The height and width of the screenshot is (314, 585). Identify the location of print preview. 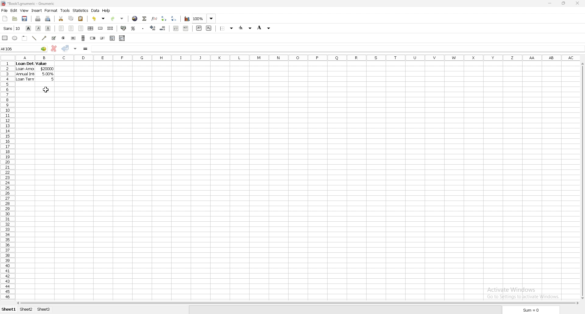
(48, 18).